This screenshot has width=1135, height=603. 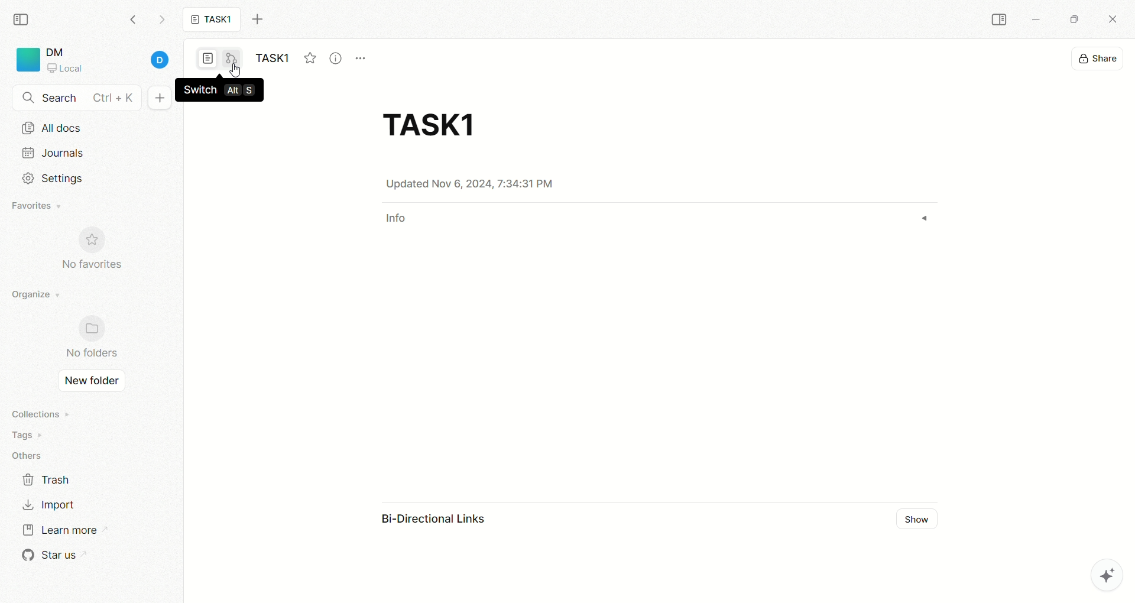 What do you see at coordinates (49, 179) in the screenshot?
I see `settings` at bounding box center [49, 179].